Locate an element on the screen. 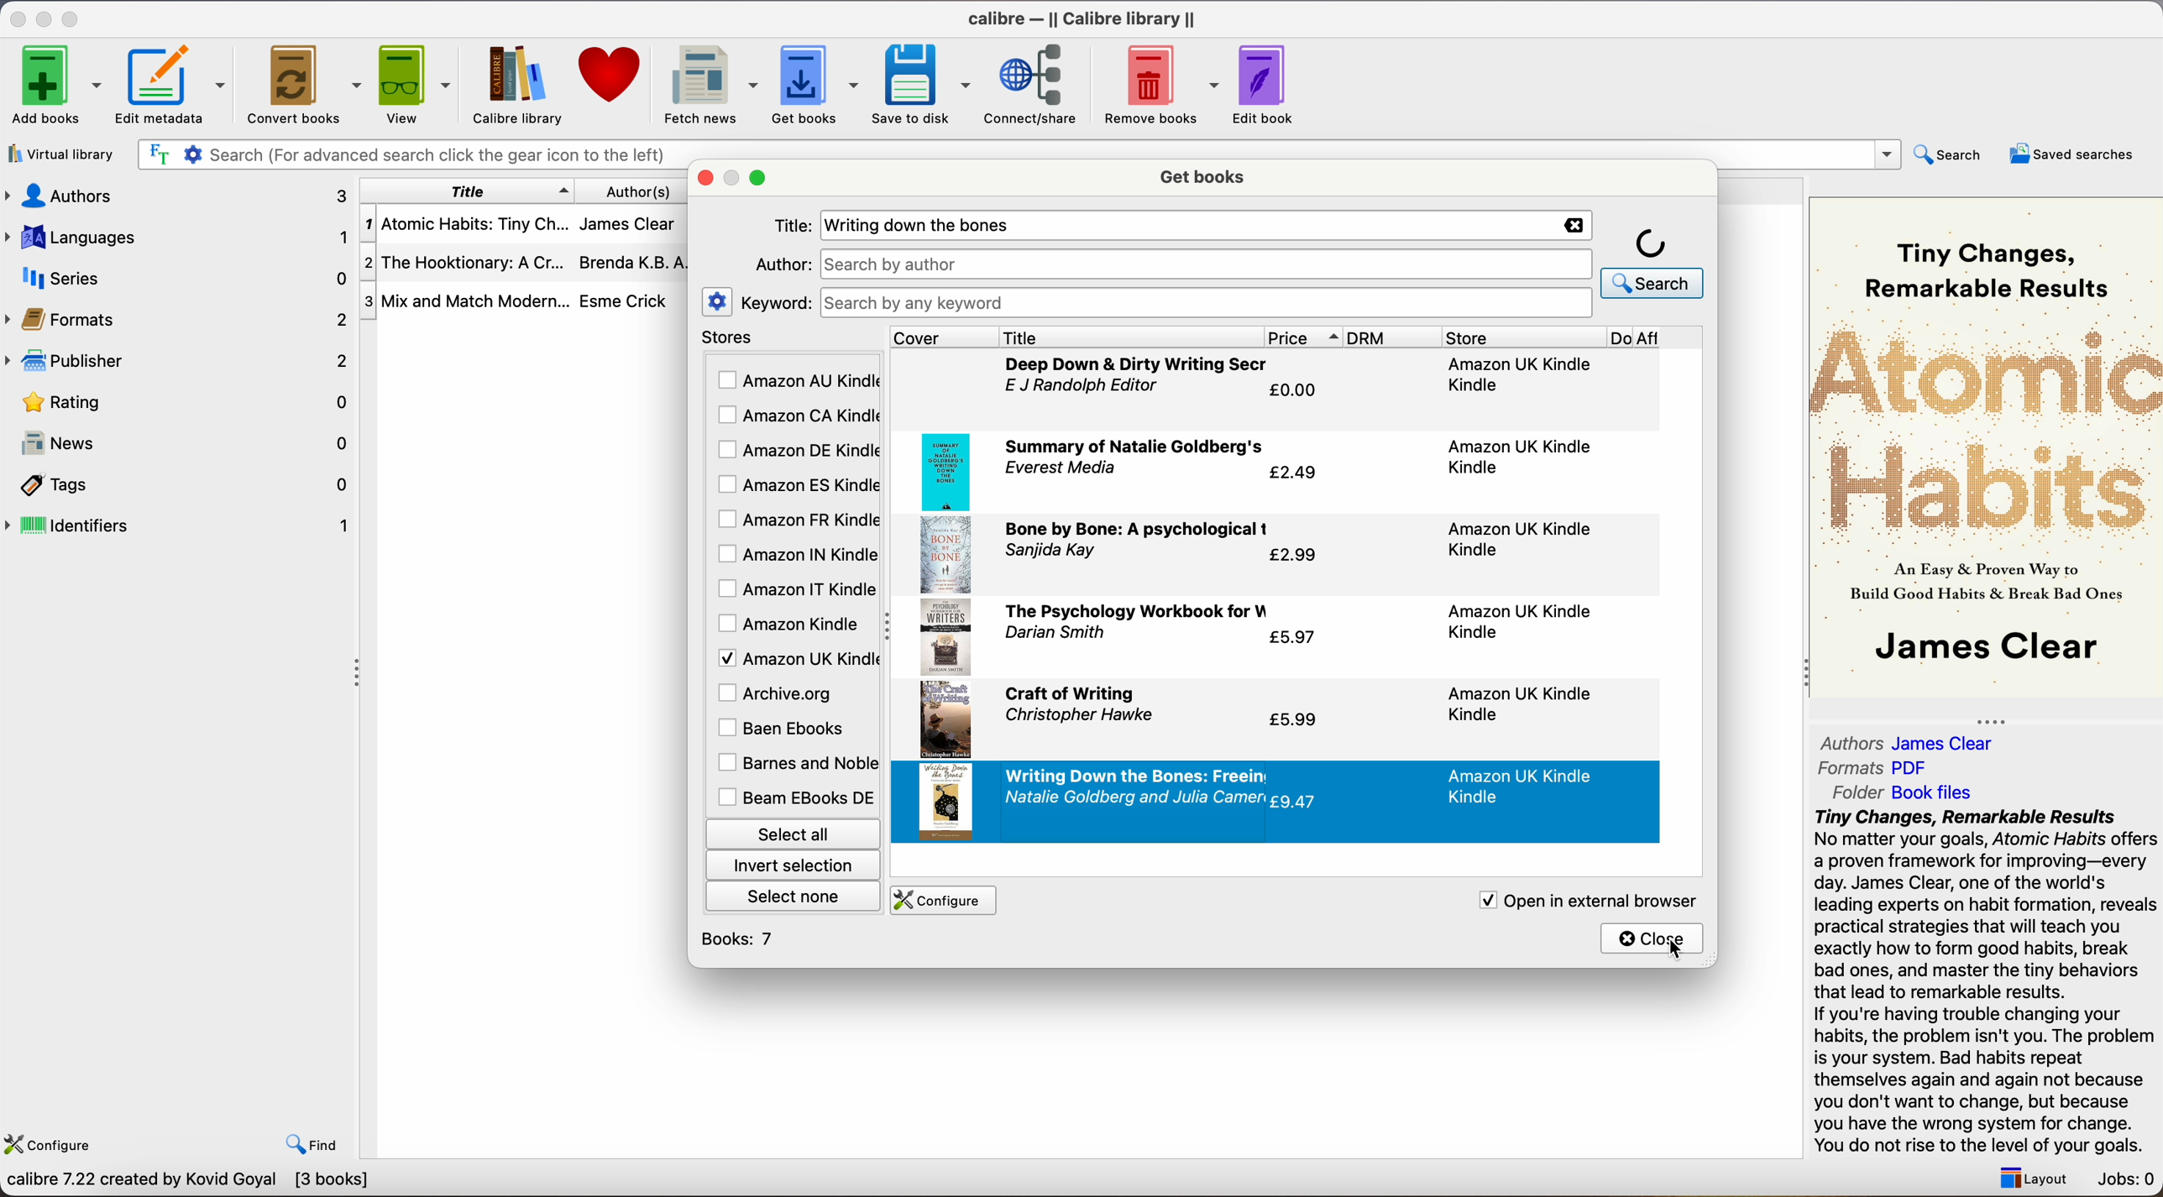  Sanjeeda Kay is located at coordinates (1055, 552).